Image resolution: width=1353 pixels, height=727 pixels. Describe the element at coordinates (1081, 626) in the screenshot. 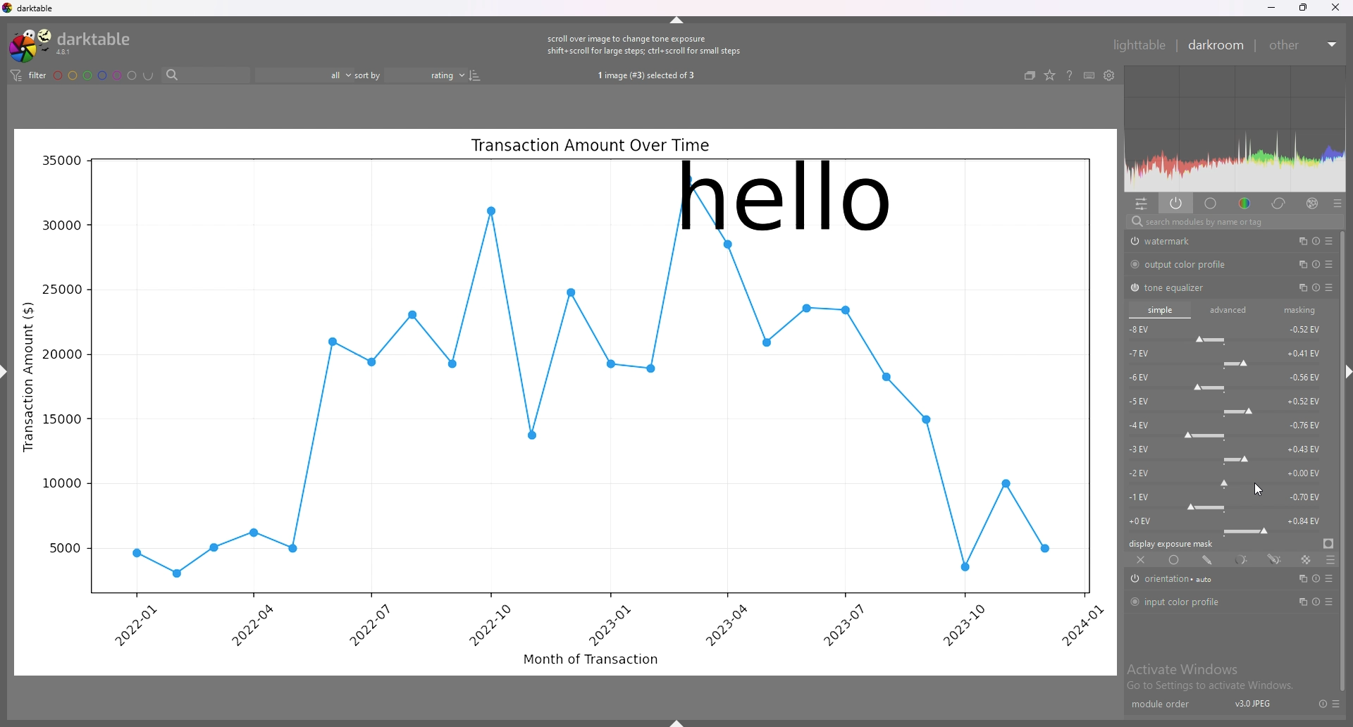

I see `2024-01` at that location.